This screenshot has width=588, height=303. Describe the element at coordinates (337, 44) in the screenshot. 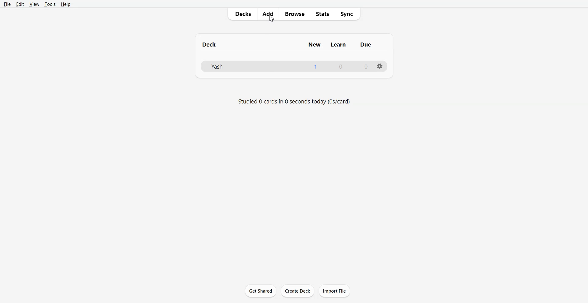

I see `Learn` at that location.